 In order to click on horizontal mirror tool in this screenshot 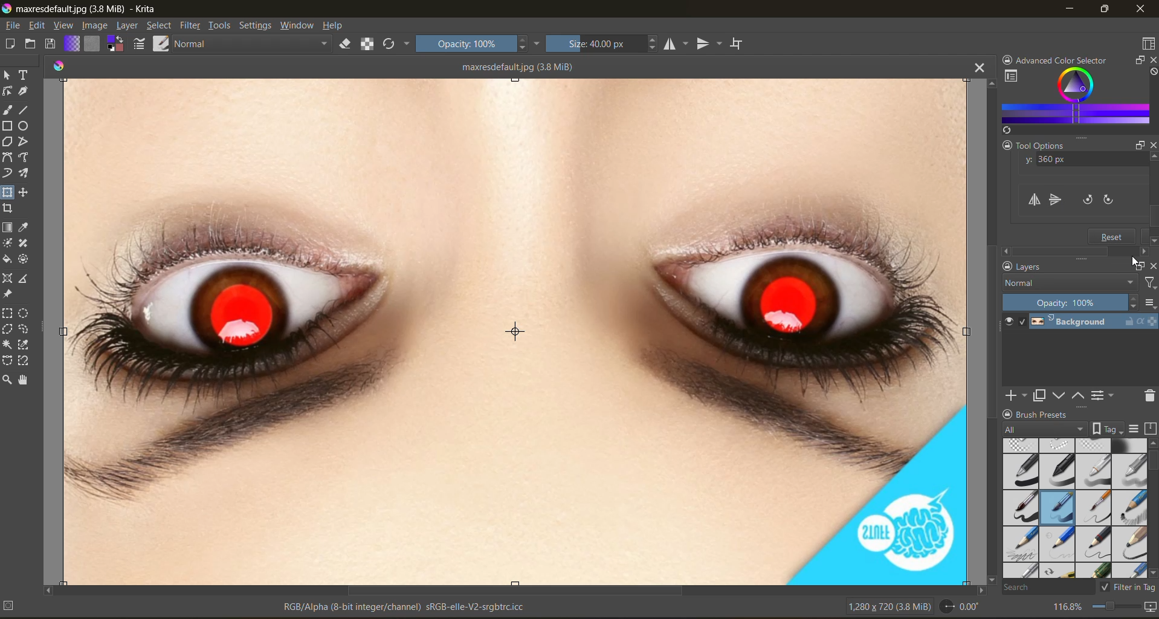, I will do `click(679, 45)`.